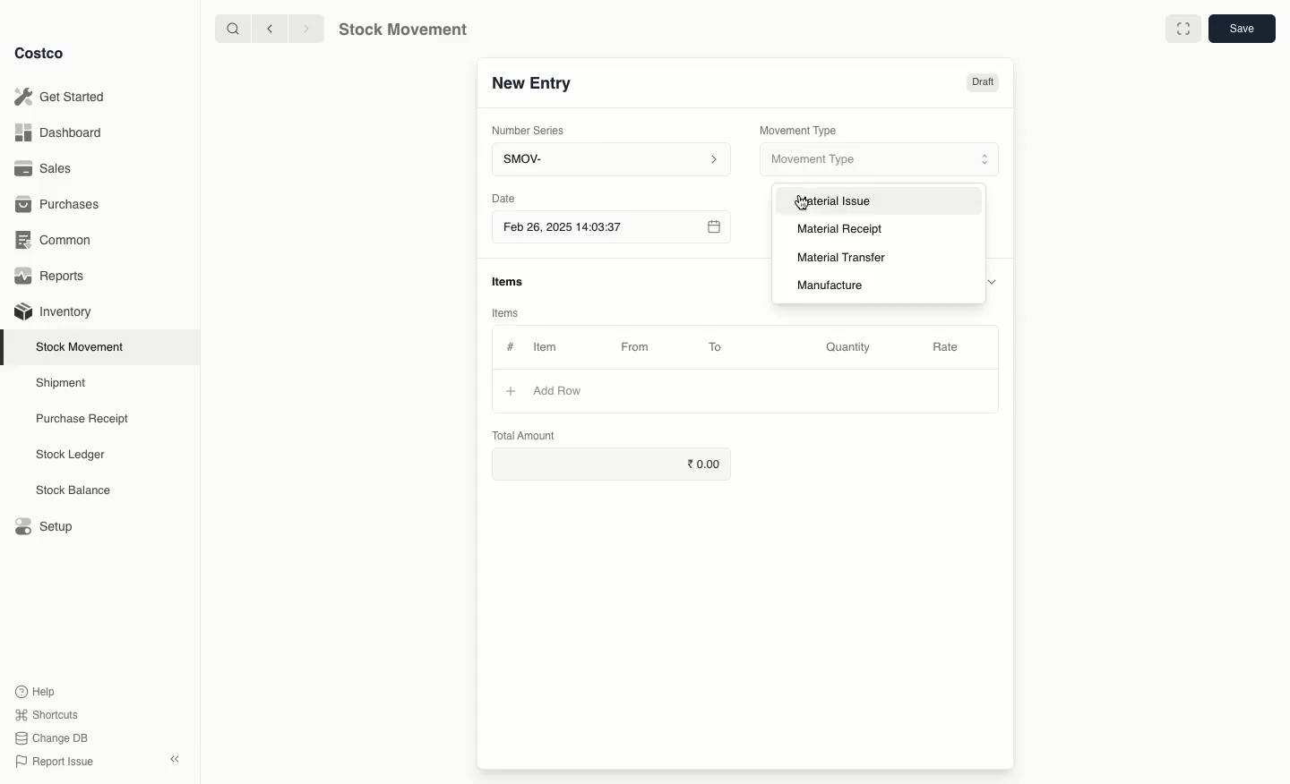 This screenshot has height=784, width=1290. Describe the element at coordinates (42, 524) in the screenshot. I see `Setup` at that location.